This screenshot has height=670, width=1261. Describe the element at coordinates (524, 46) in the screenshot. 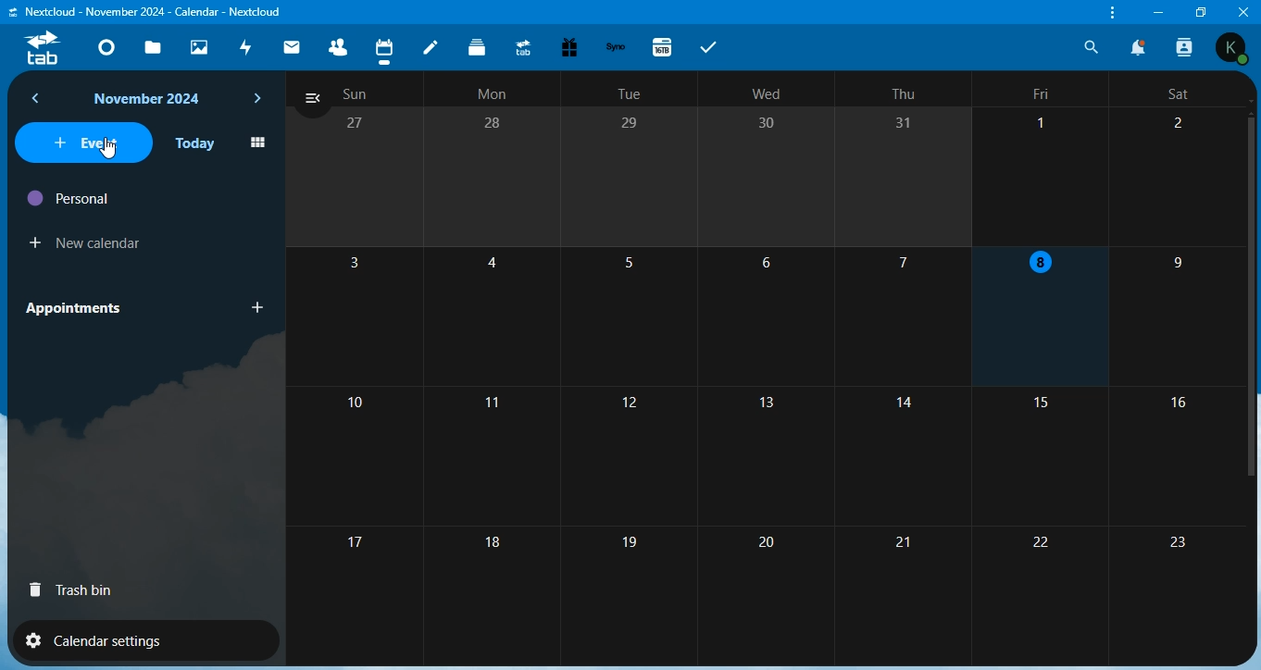

I see `upgrade` at that location.